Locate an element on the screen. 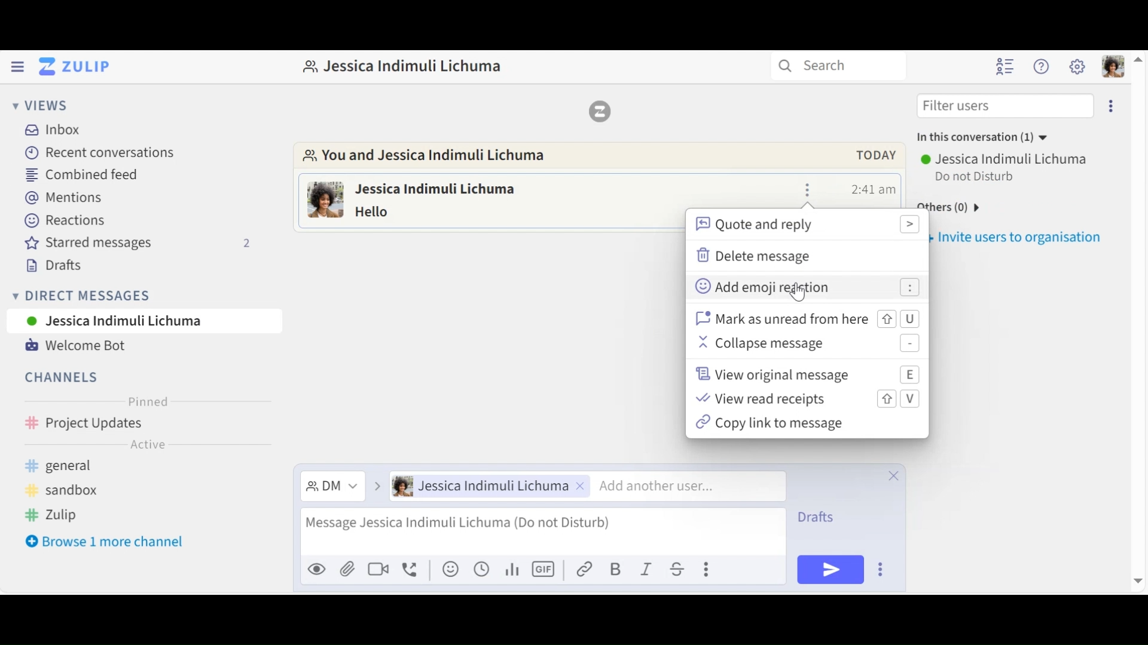 The width and height of the screenshot is (1148, 645). Zulip is located at coordinates (599, 110).